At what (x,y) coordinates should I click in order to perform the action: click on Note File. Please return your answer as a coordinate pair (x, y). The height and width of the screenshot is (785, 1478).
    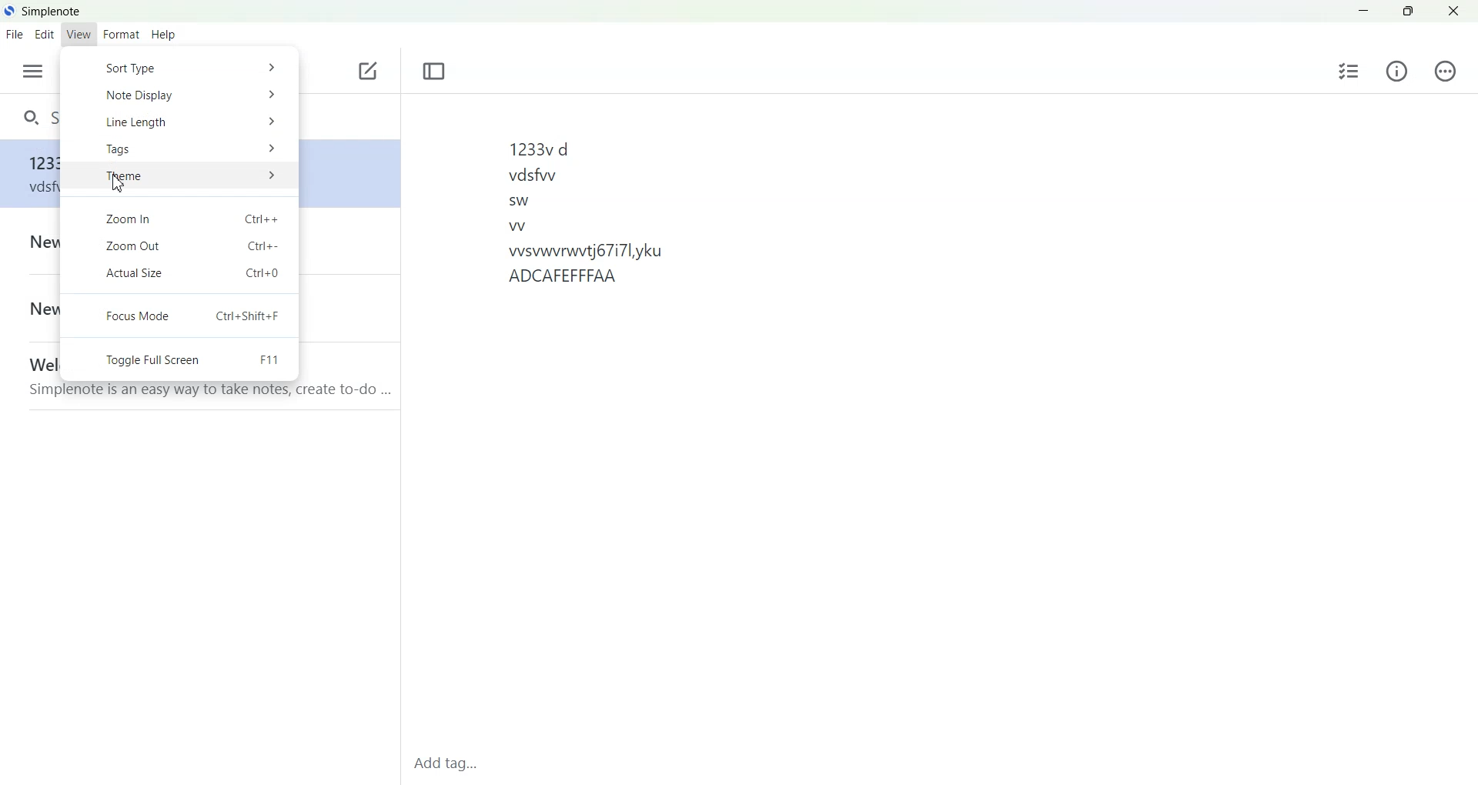
    Looking at the image, I should click on (33, 242).